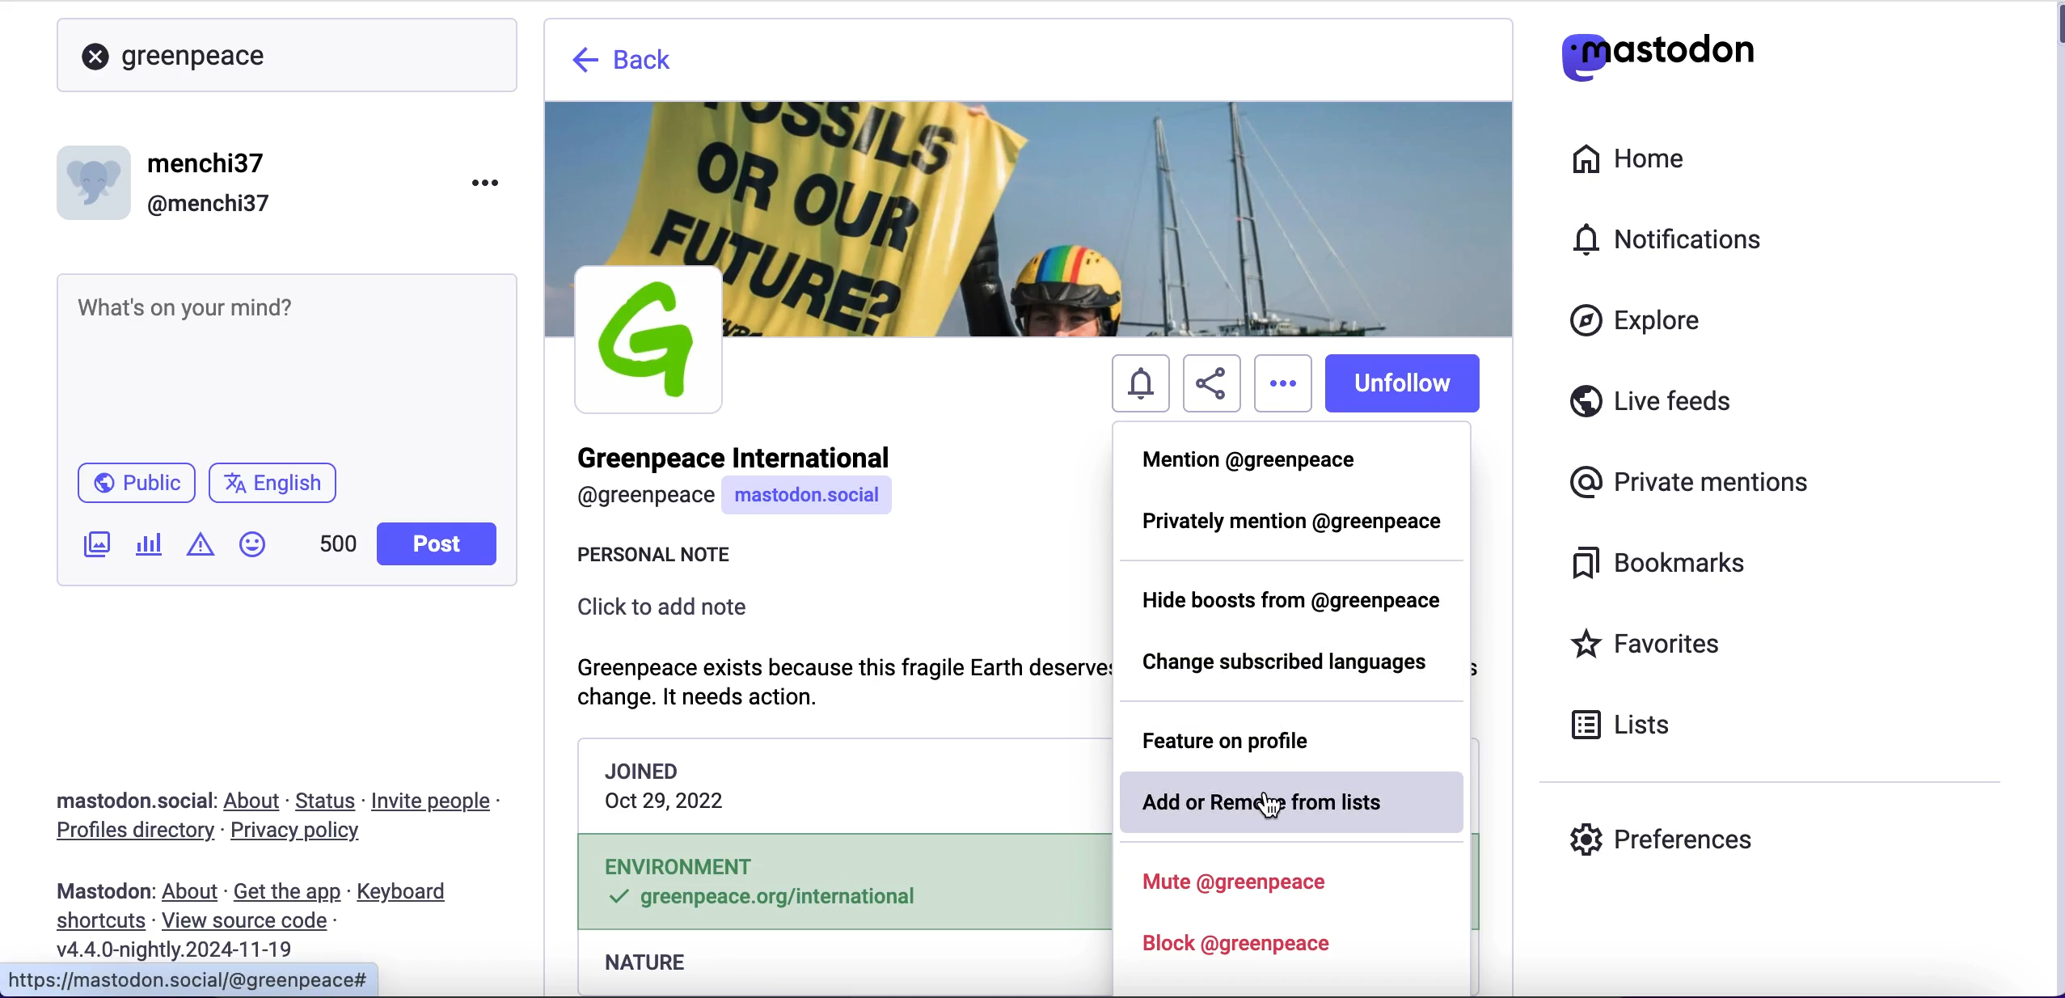 This screenshot has width=2065, height=998. What do you see at coordinates (187, 949) in the screenshot?
I see `2024-11-19` at bounding box center [187, 949].